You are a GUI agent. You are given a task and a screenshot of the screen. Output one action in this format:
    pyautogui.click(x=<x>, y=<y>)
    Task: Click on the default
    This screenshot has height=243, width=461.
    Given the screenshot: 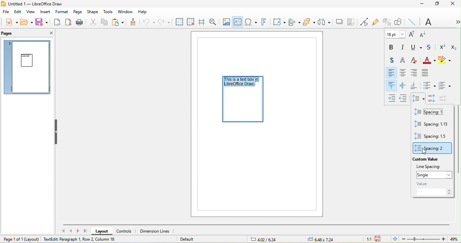 What is the action you would take?
    pyautogui.click(x=190, y=239)
    